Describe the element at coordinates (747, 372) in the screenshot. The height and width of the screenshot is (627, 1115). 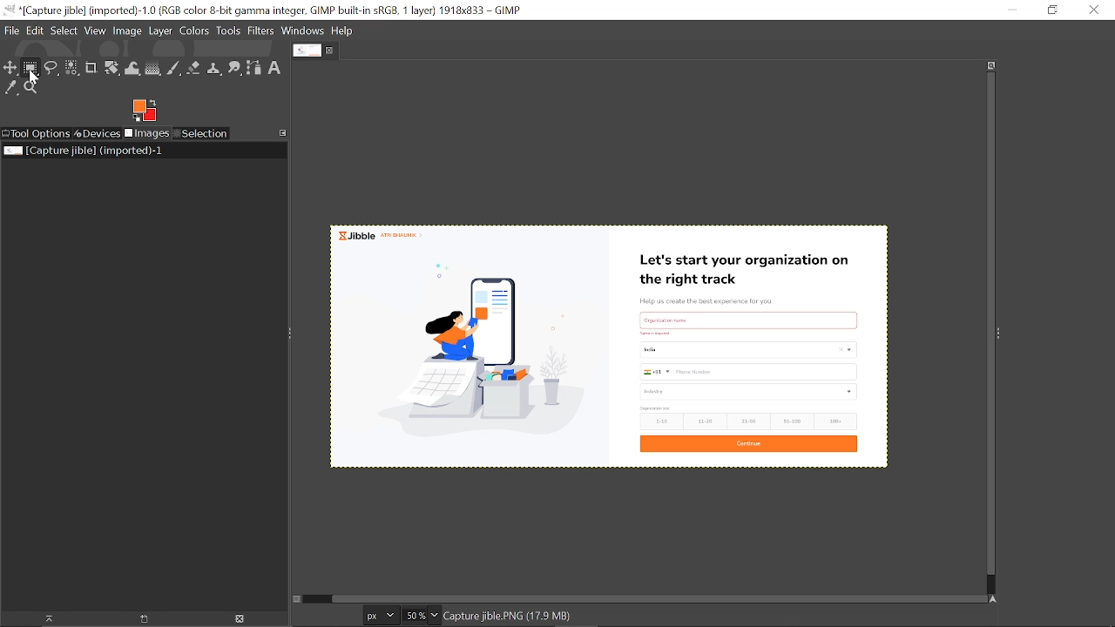
I see `Phone Number` at that location.